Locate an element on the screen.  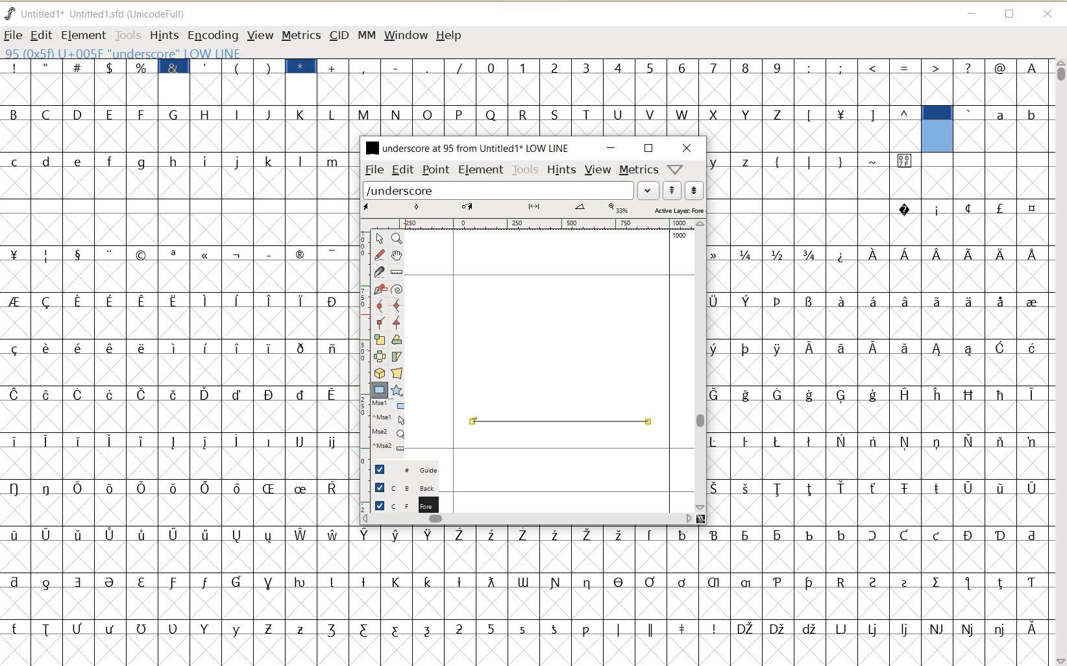
skew the selection is located at coordinates (396, 357).